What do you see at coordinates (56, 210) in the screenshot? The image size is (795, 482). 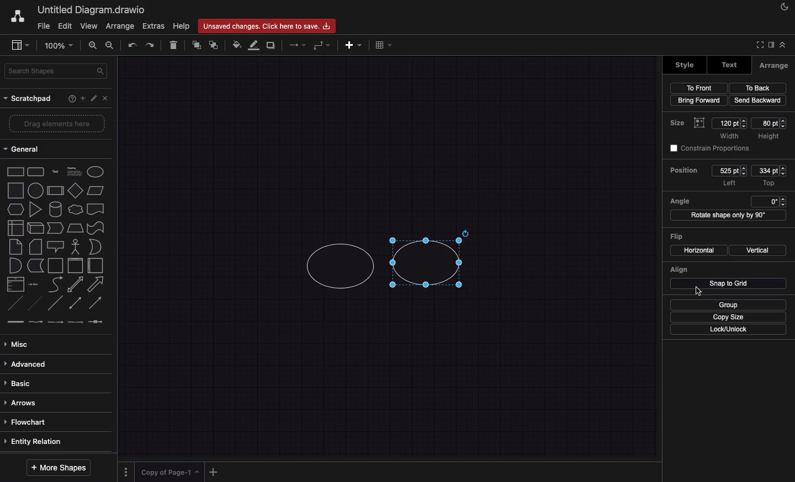 I see `cylinder` at bounding box center [56, 210].